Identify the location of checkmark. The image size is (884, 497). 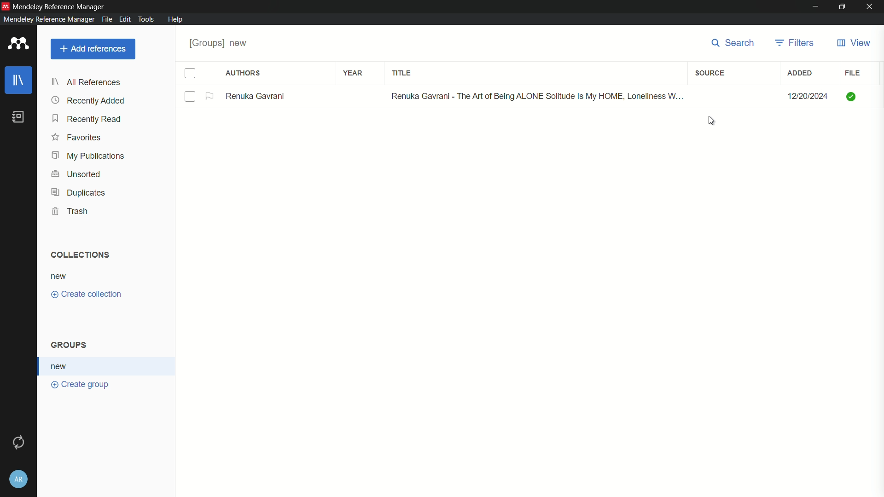
(850, 97).